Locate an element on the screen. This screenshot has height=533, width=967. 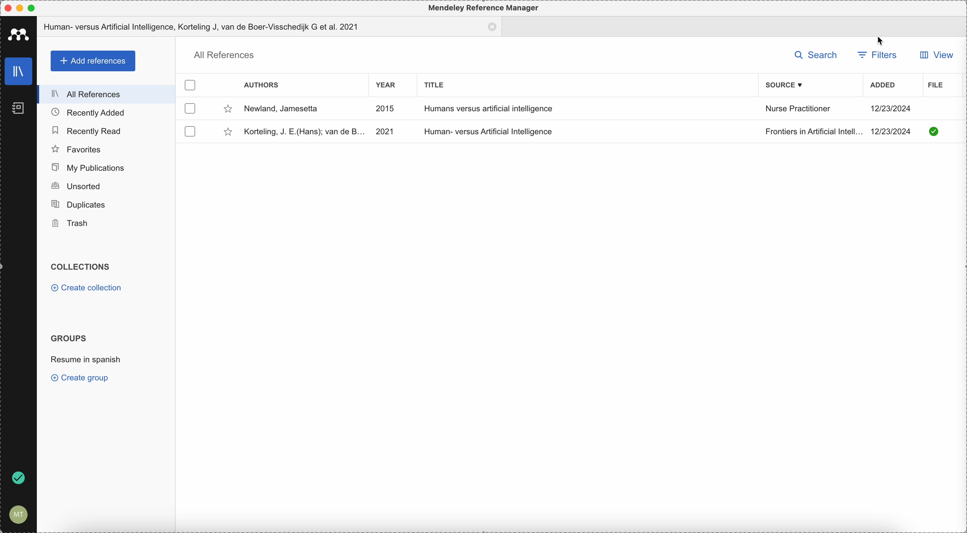
2021 is located at coordinates (385, 132).